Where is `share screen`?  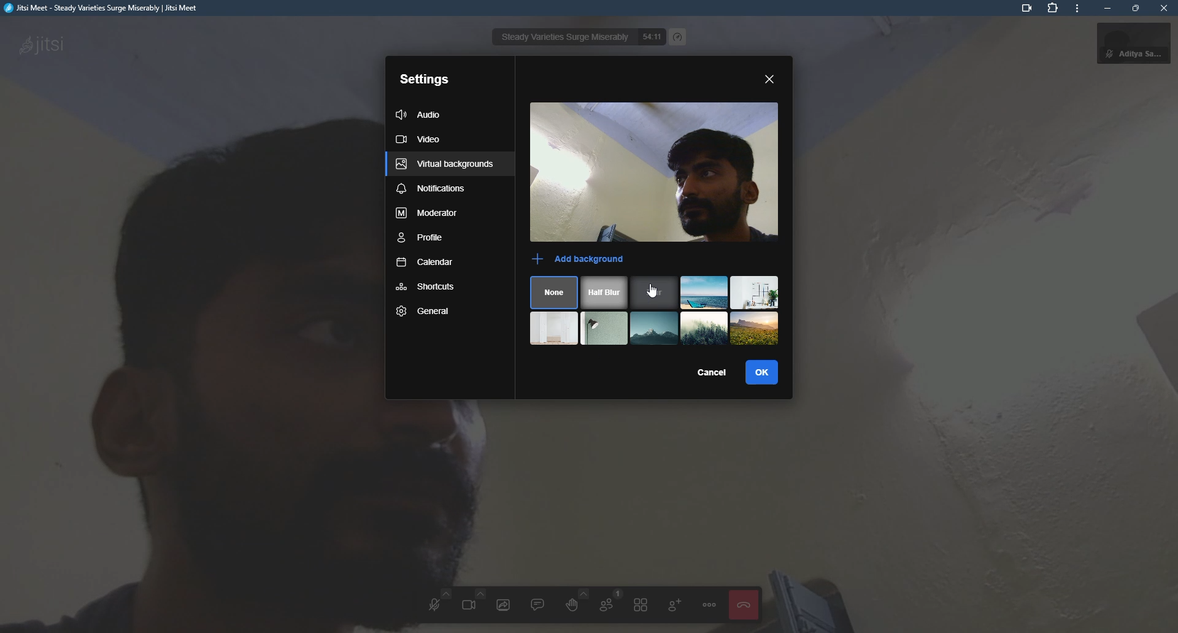 share screen is located at coordinates (503, 604).